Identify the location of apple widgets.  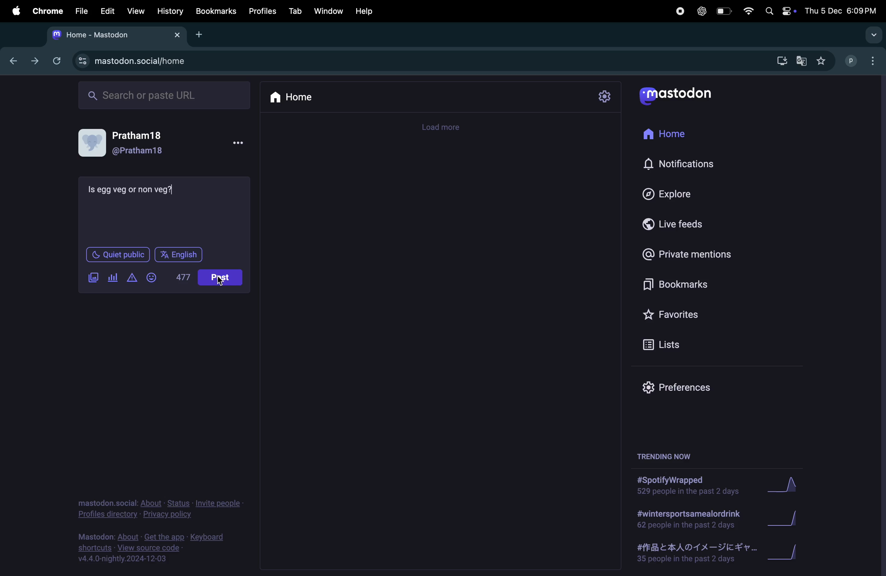
(779, 11).